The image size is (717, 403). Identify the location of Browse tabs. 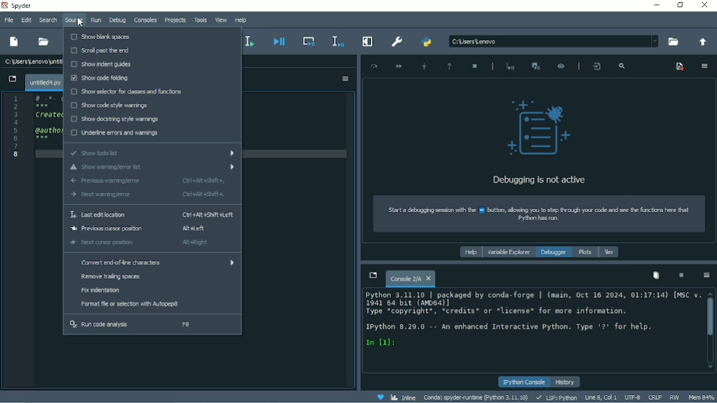
(11, 80).